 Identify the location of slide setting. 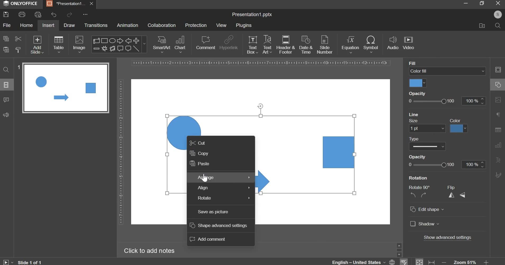
(498, 69).